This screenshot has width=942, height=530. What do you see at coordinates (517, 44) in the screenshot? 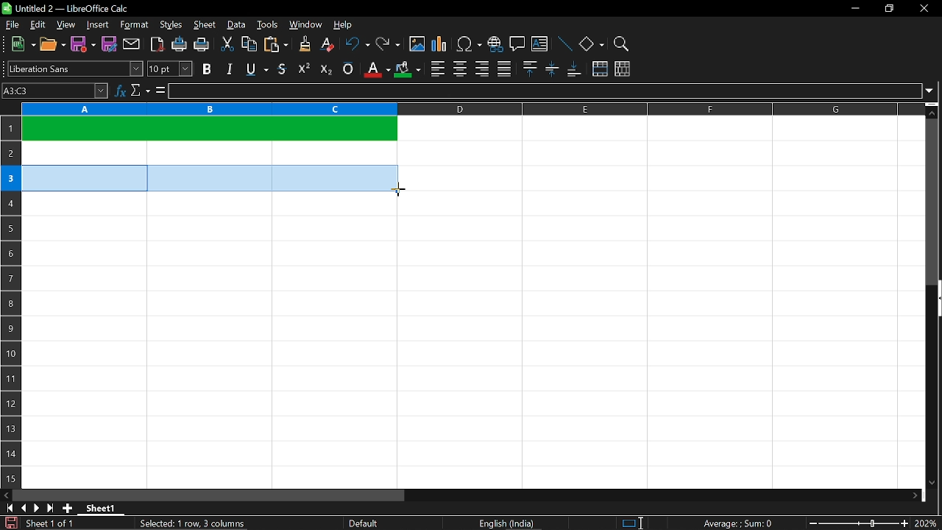
I see `insert comment` at bounding box center [517, 44].